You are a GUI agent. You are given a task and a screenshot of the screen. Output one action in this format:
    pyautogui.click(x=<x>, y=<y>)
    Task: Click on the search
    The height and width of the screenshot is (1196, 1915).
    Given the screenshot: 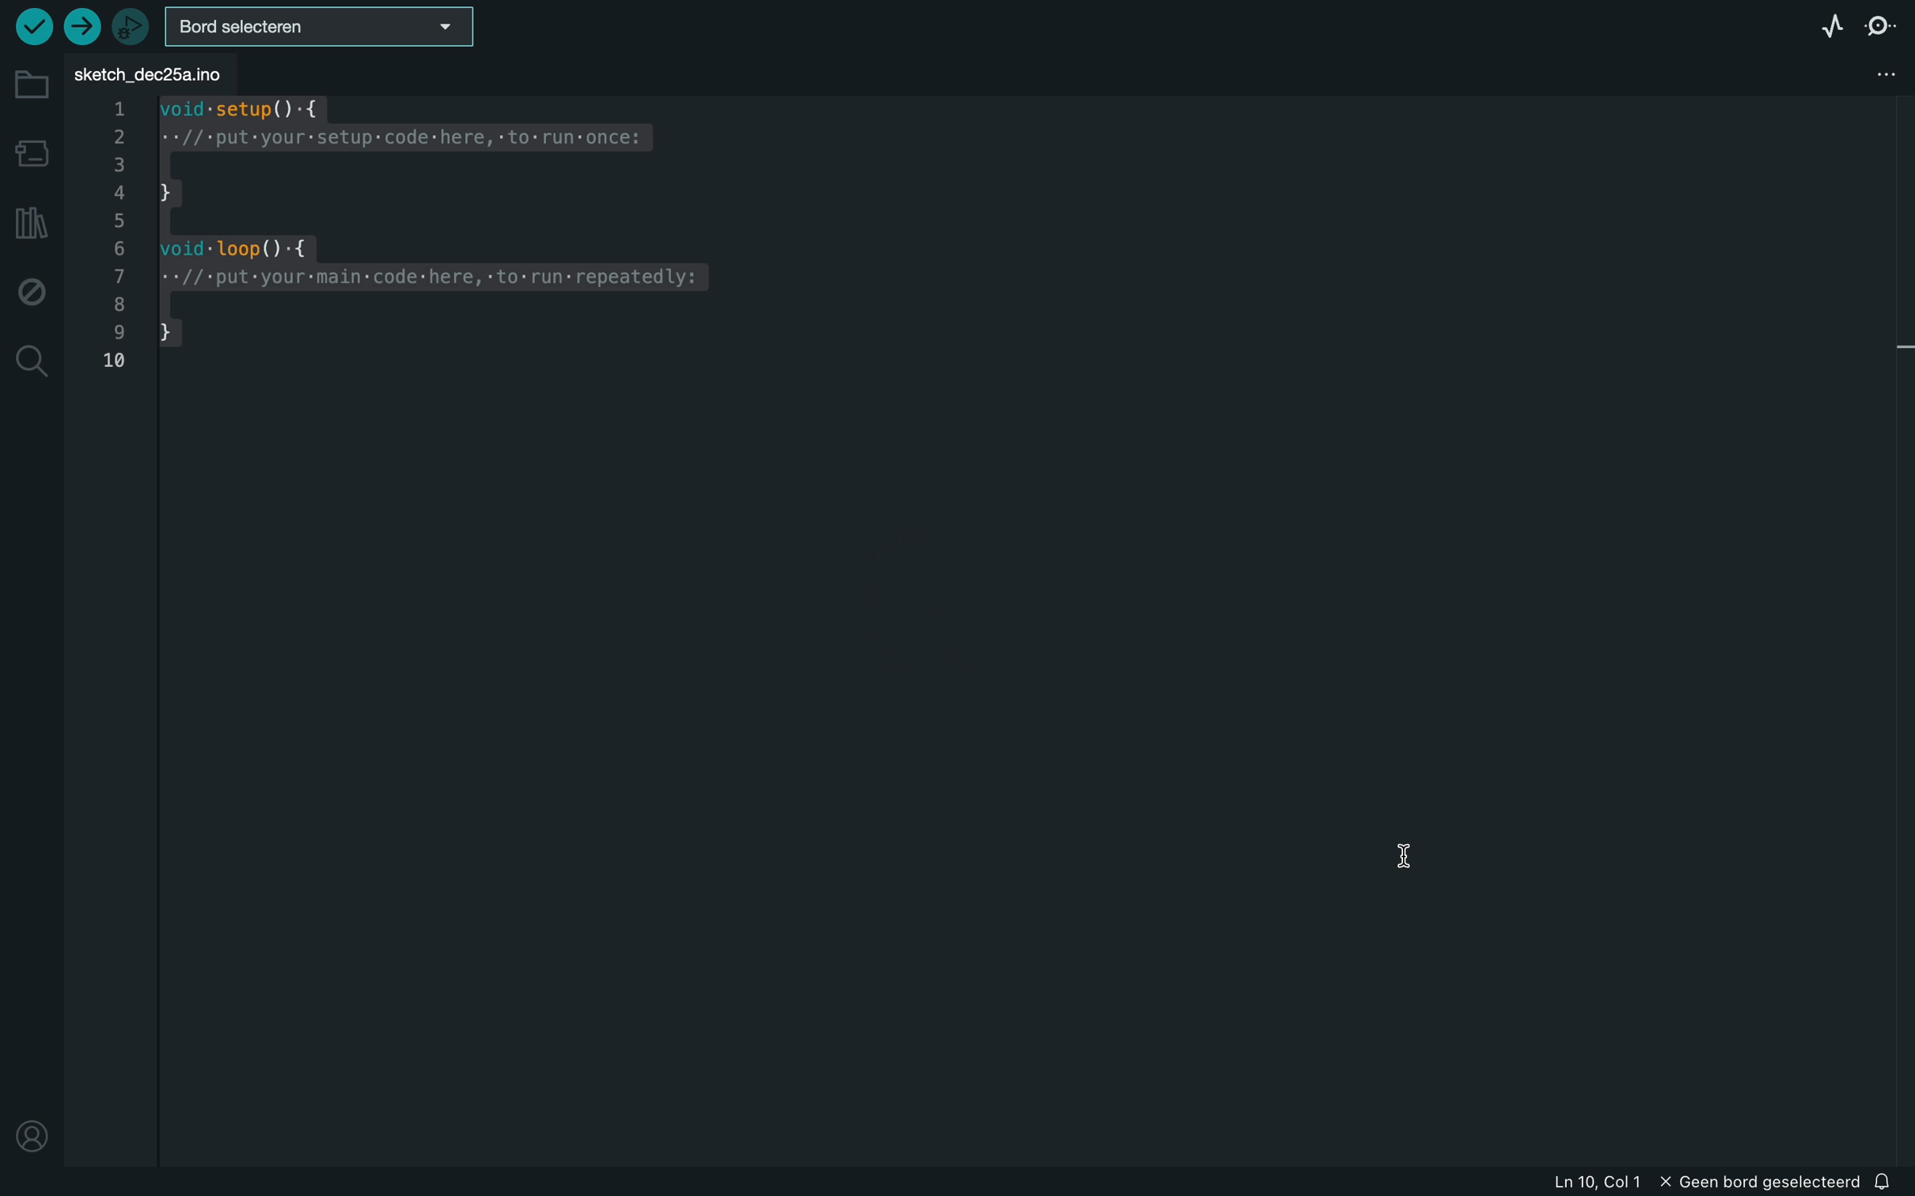 What is the action you would take?
    pyautogui.click(x=32, y=364)
    